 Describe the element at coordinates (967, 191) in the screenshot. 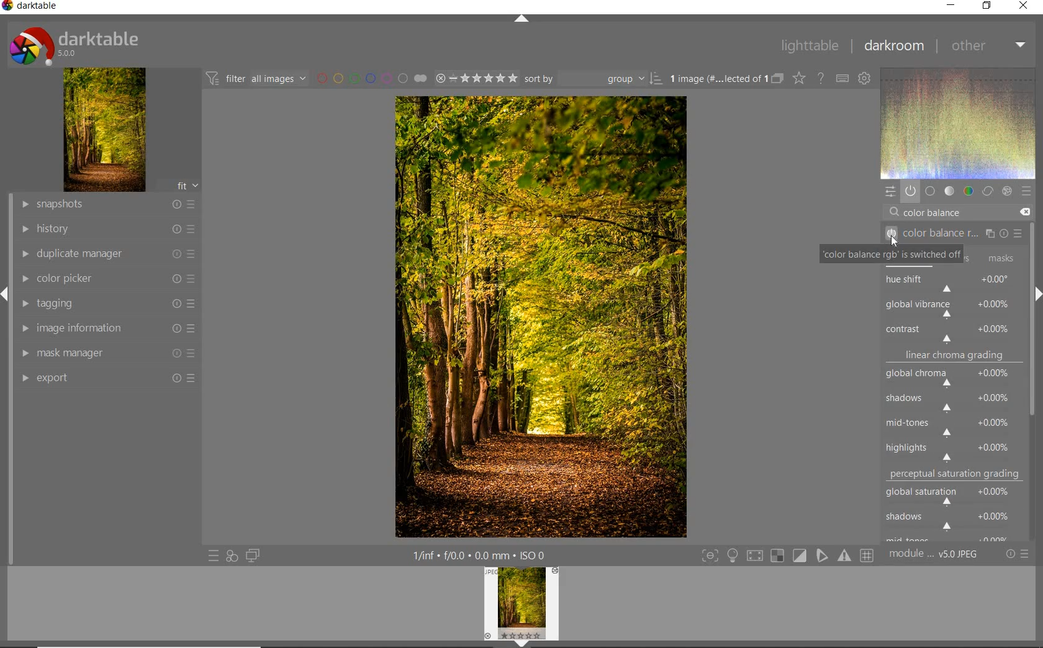

I see `color ` at that location.